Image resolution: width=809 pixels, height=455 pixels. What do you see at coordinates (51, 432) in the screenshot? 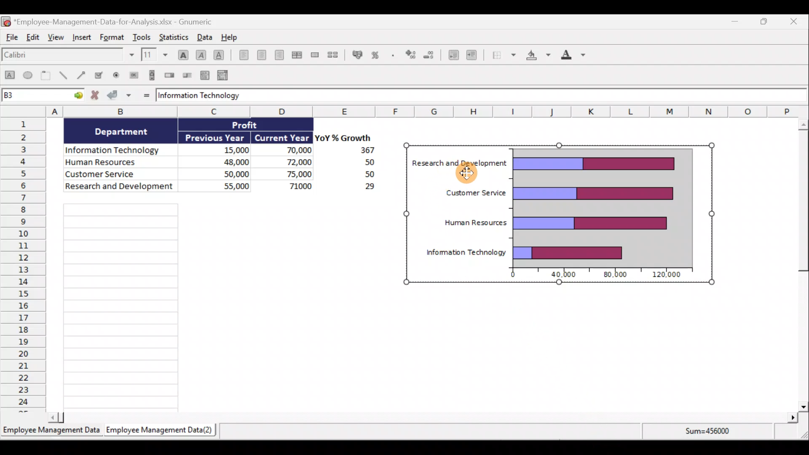
I see `Sheet 1` at bounding box center [51, 432].